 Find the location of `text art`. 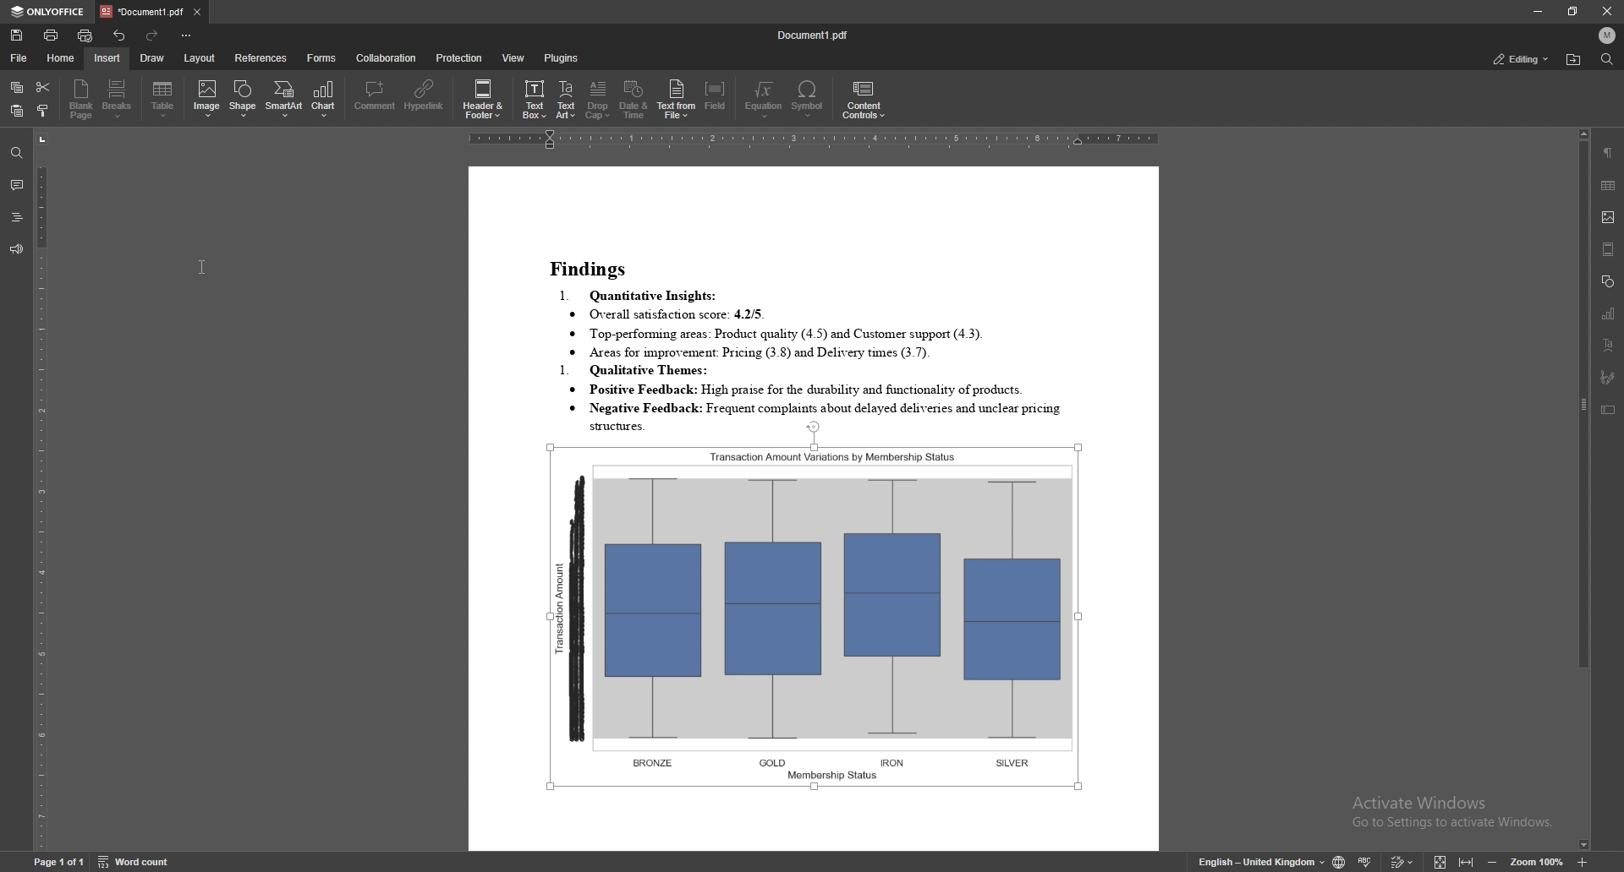

text art is located at coordinates (1609, 345).